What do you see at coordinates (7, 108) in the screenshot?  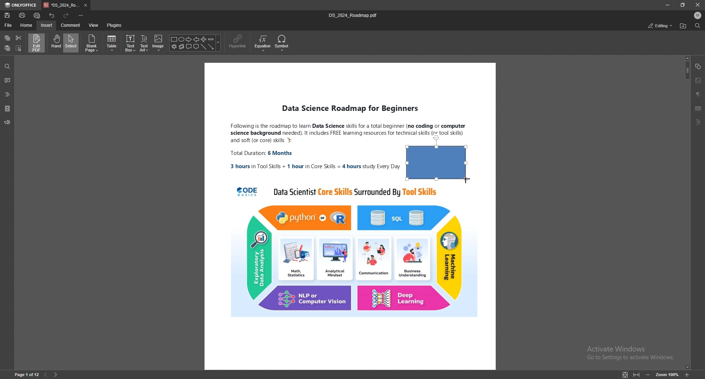 I see `pages` at bounding box center [7, 108].